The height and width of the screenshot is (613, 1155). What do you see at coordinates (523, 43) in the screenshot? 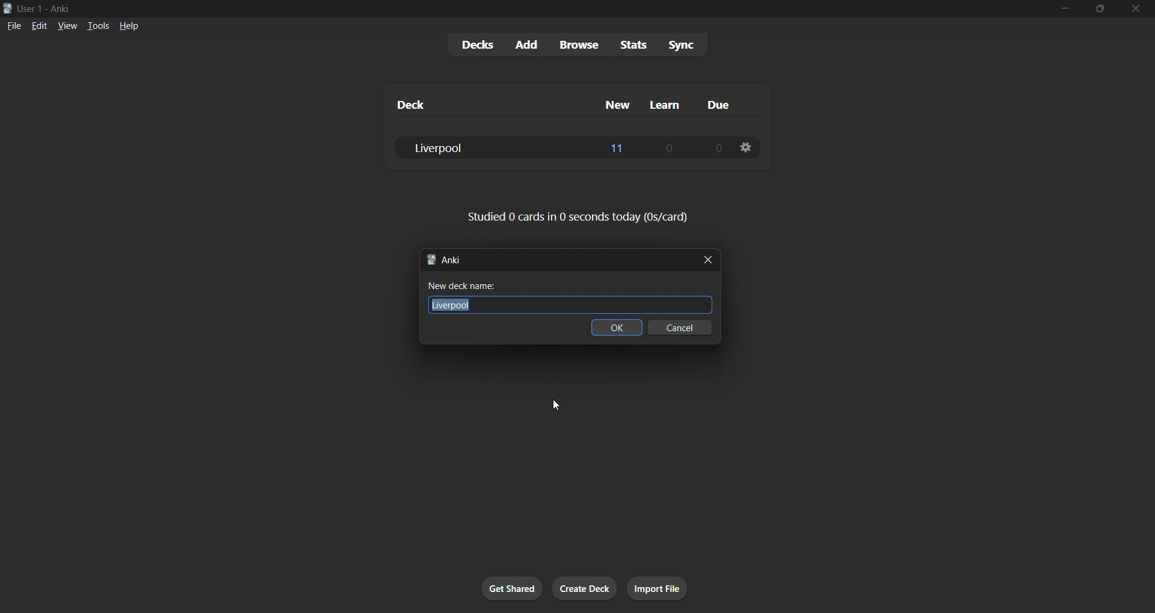
I see `add` at bounding box center [523, 43].